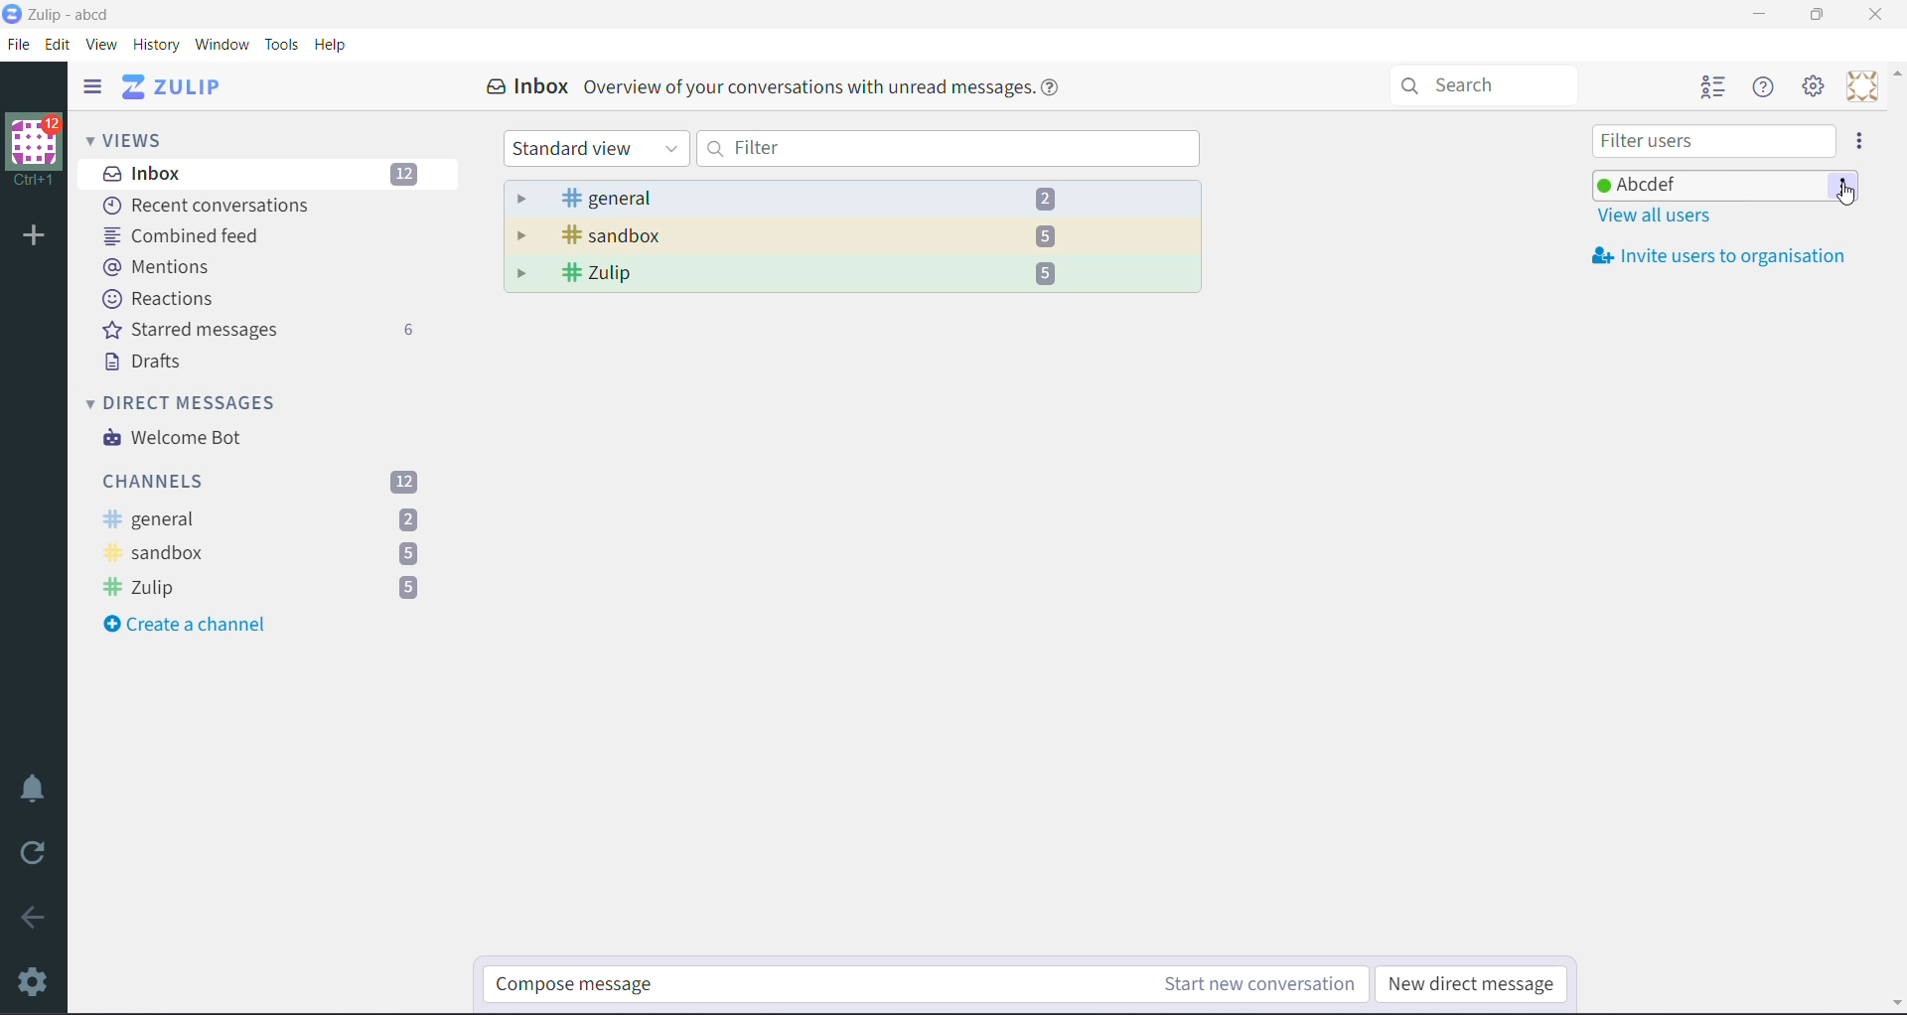 The width and height of the screenshot is (1907, 1015). Describe the element at coordinates (92, 86) in the screenshot. I see `Hide Left Sidebar` at that location.